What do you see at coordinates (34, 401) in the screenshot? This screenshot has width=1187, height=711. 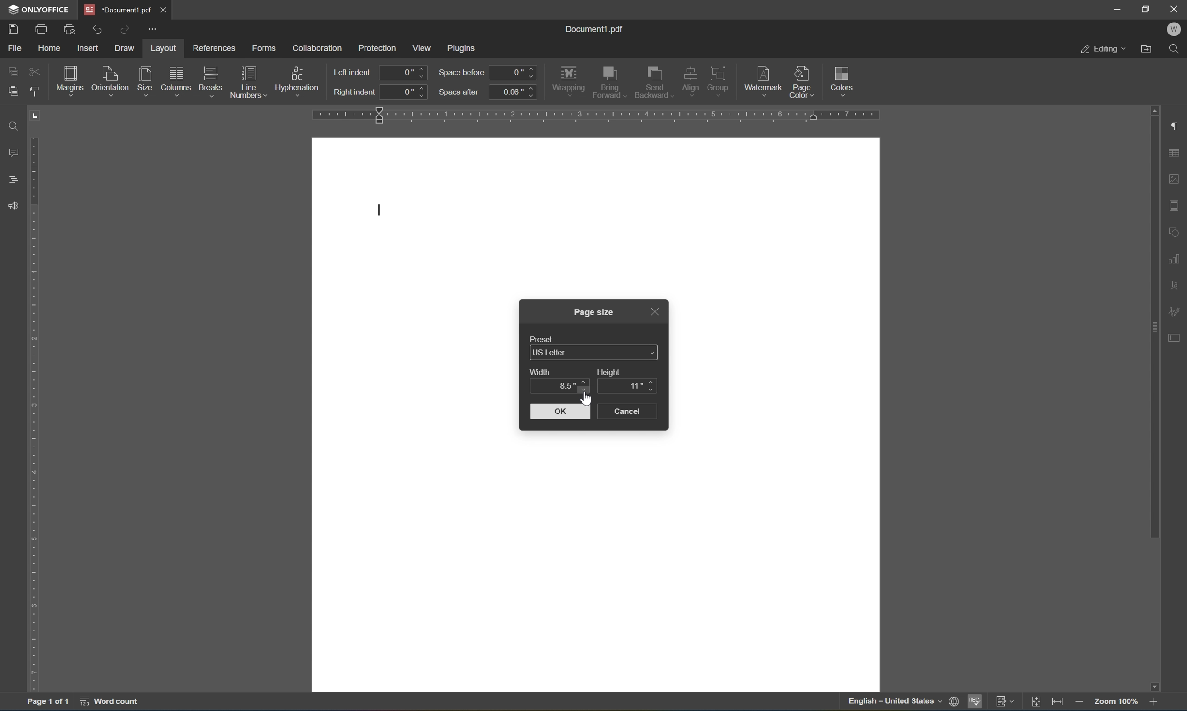 I see `ruler` at bounding box center [34, 401].